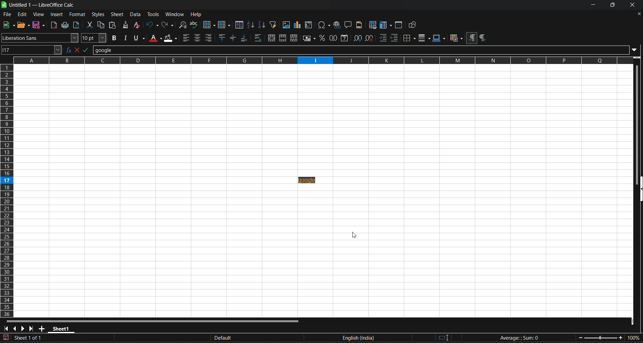  Describe the element at coordinates (262, 24) in the screenshot. I see `sort descending` at that location.